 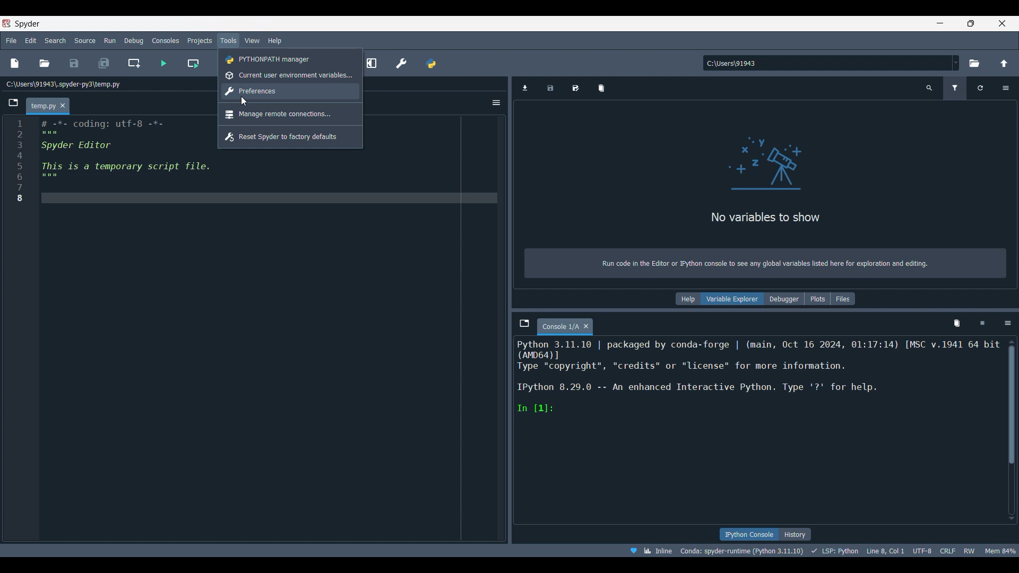 I want to click on Current tab highlighted, so click(x=558, y=327).